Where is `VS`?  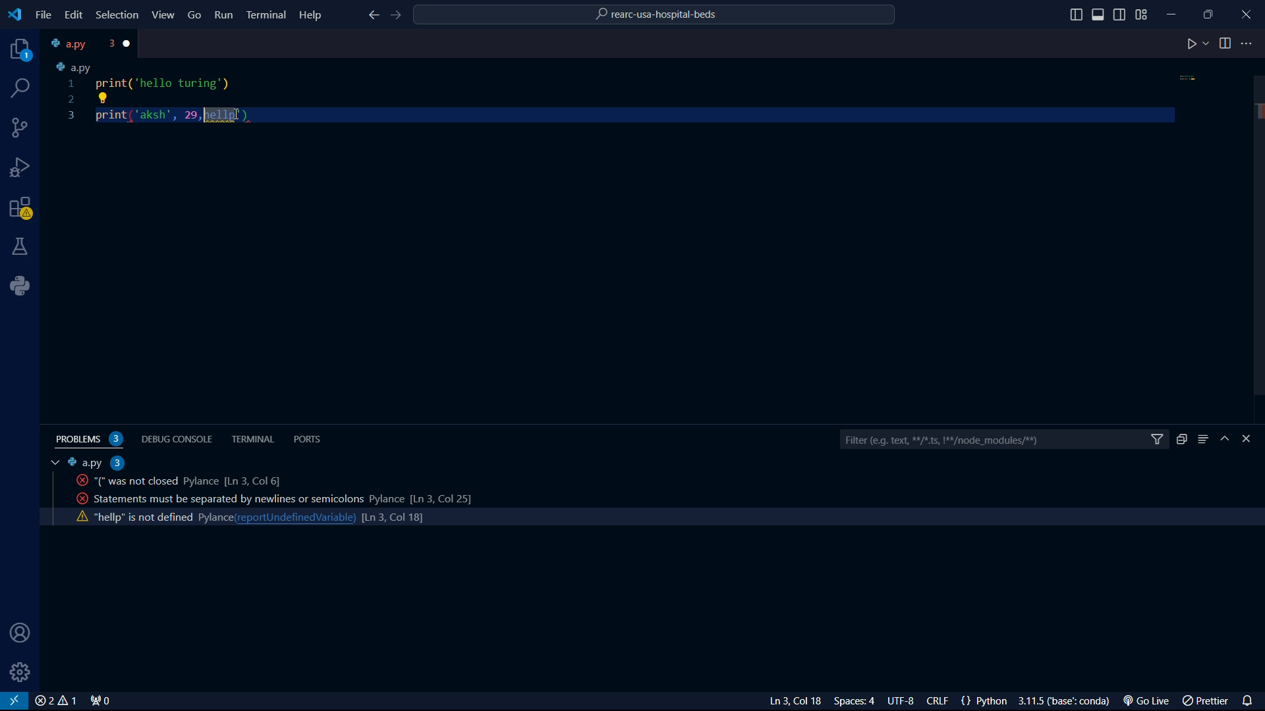 VS is located at coordinates (14, 701).